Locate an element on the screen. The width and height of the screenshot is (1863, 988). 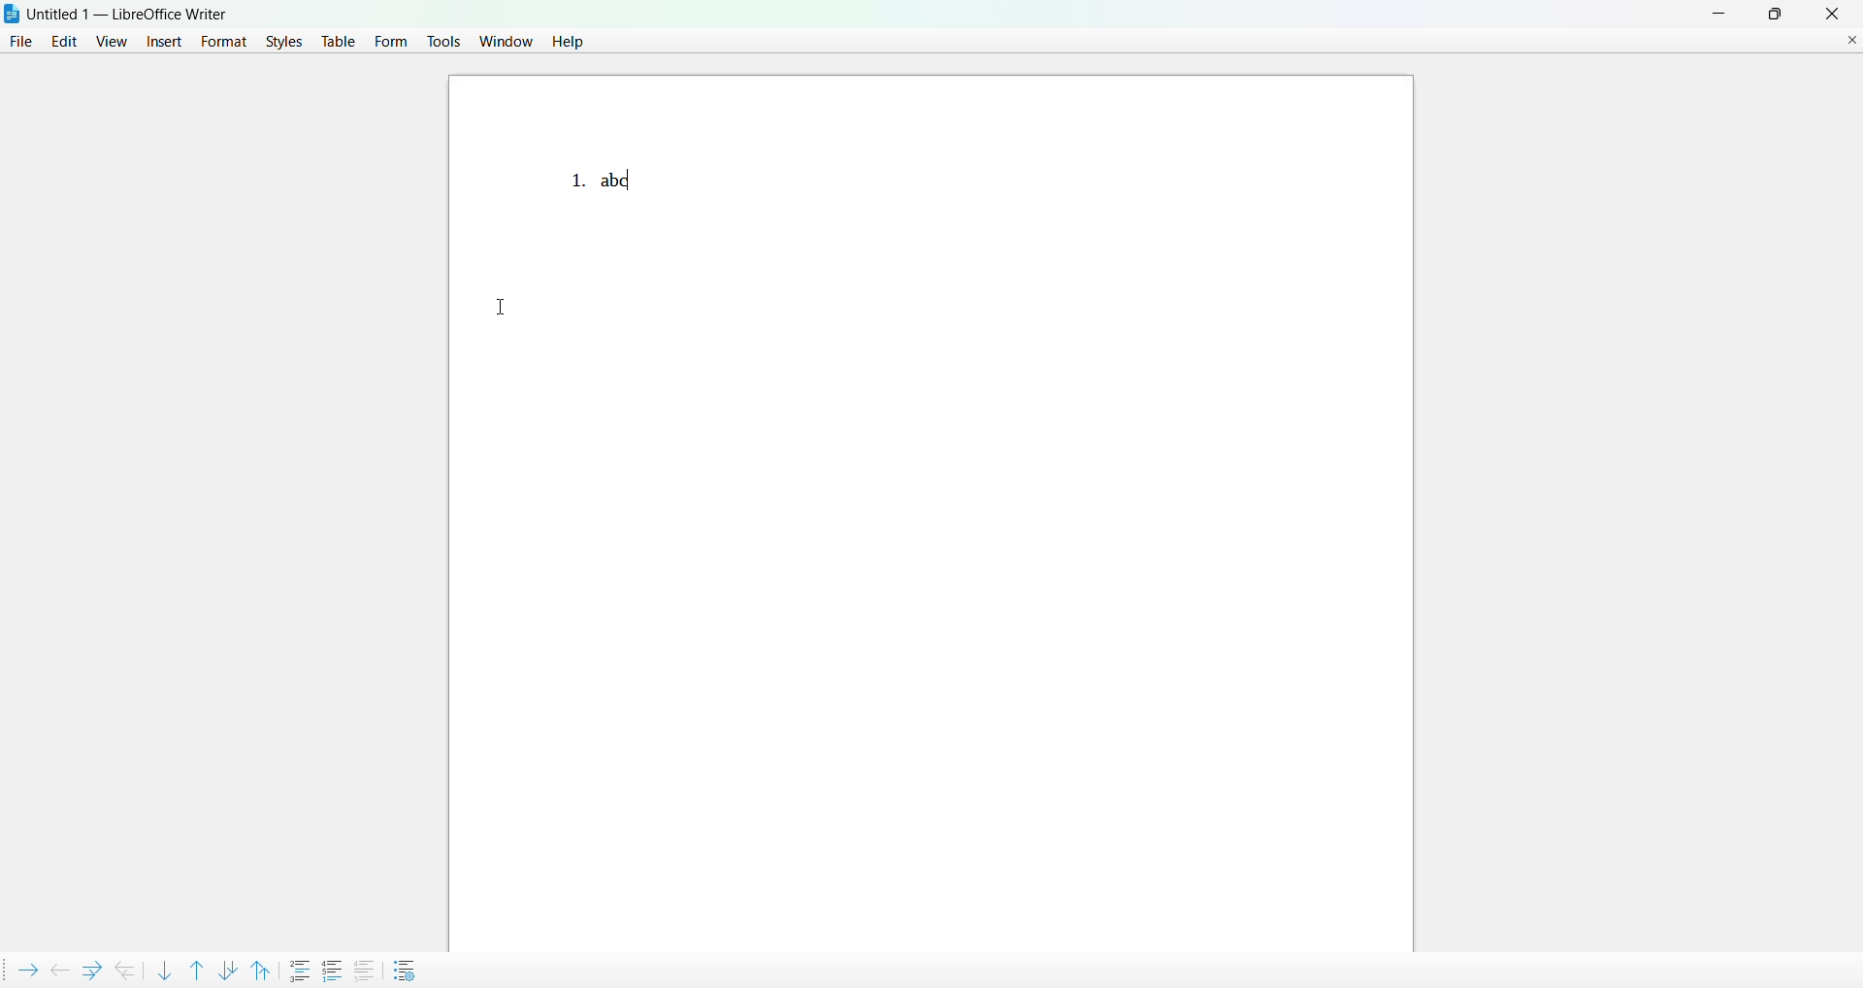
promote outline level is located at coordinates (56, 968).